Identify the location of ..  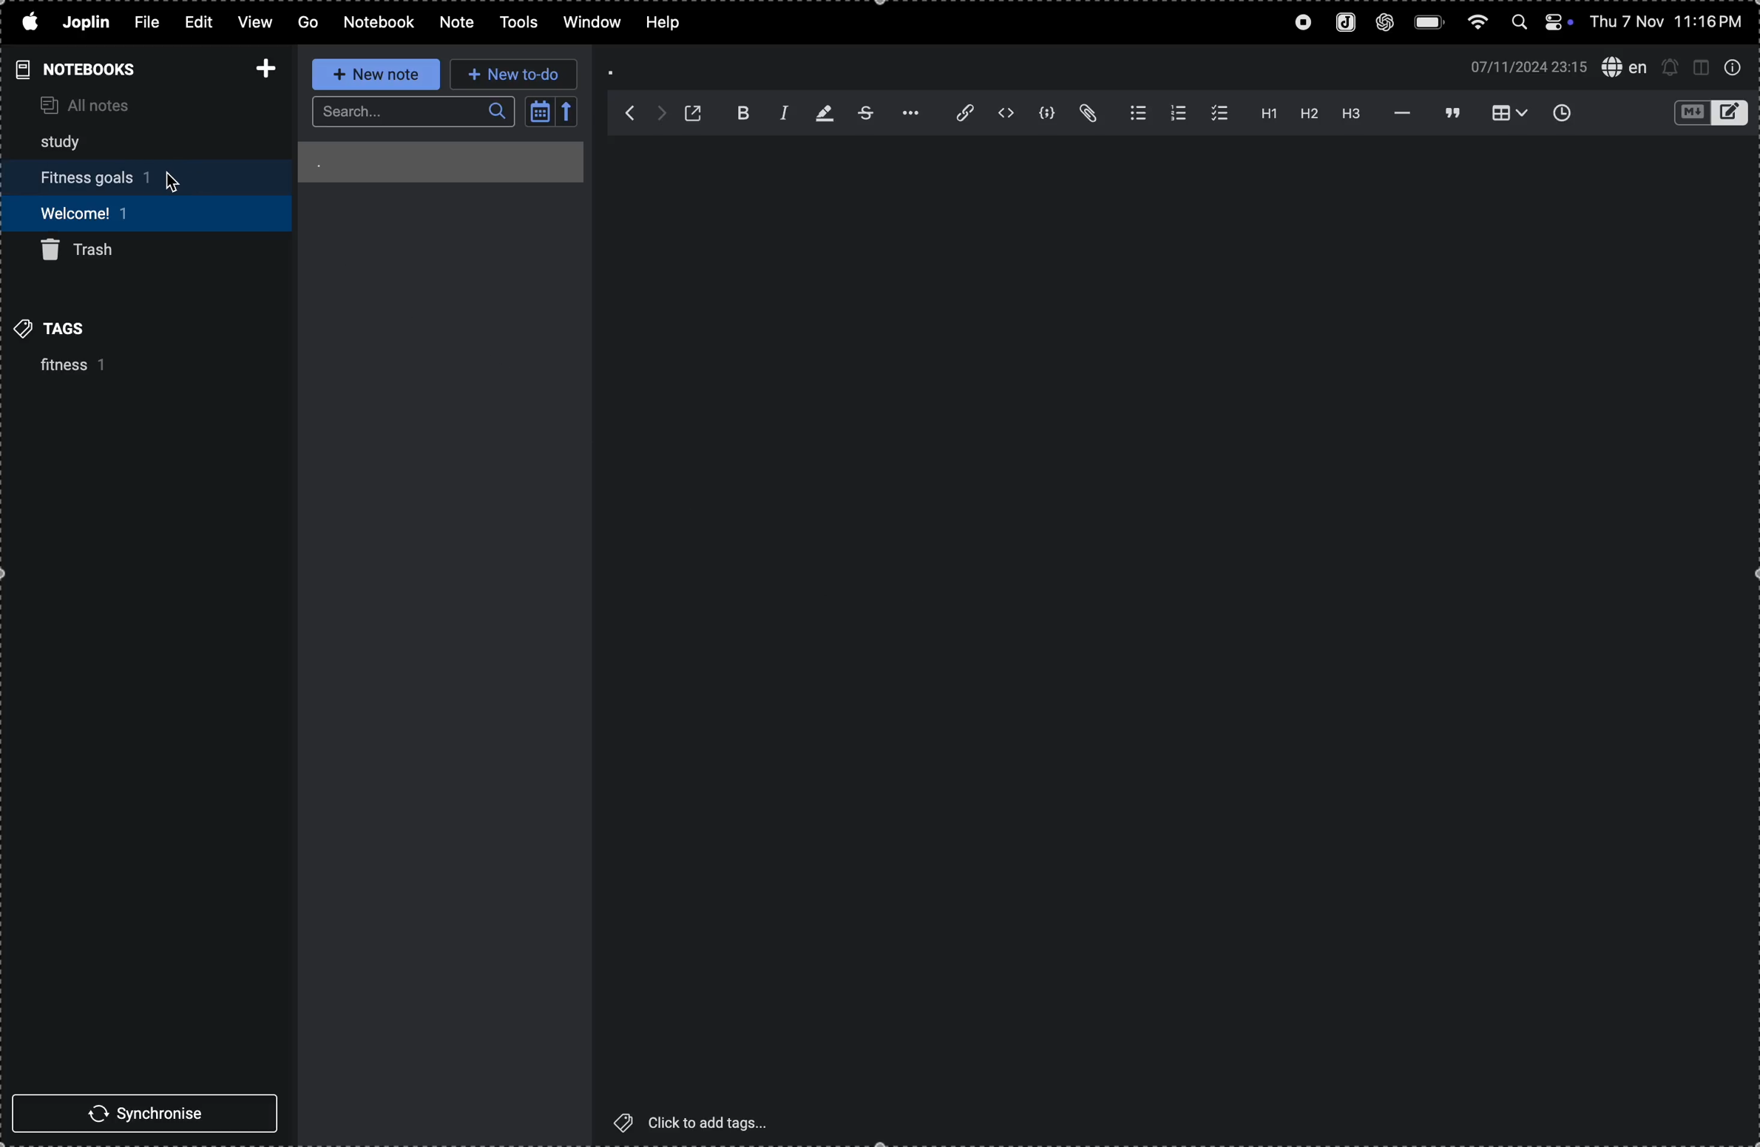
(440, 160).